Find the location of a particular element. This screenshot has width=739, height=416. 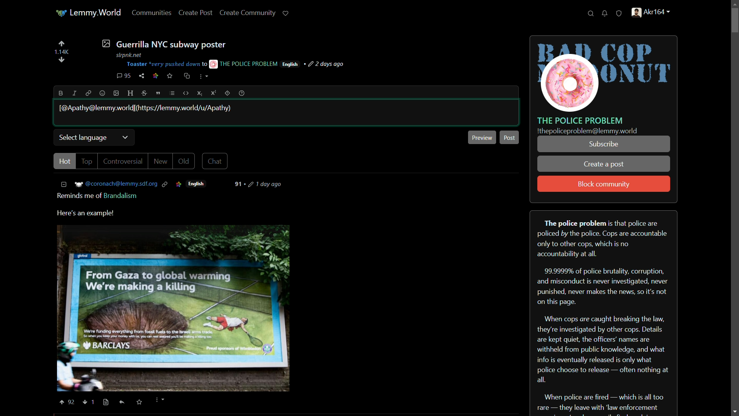

TOP is located at coordinates (88, 162).